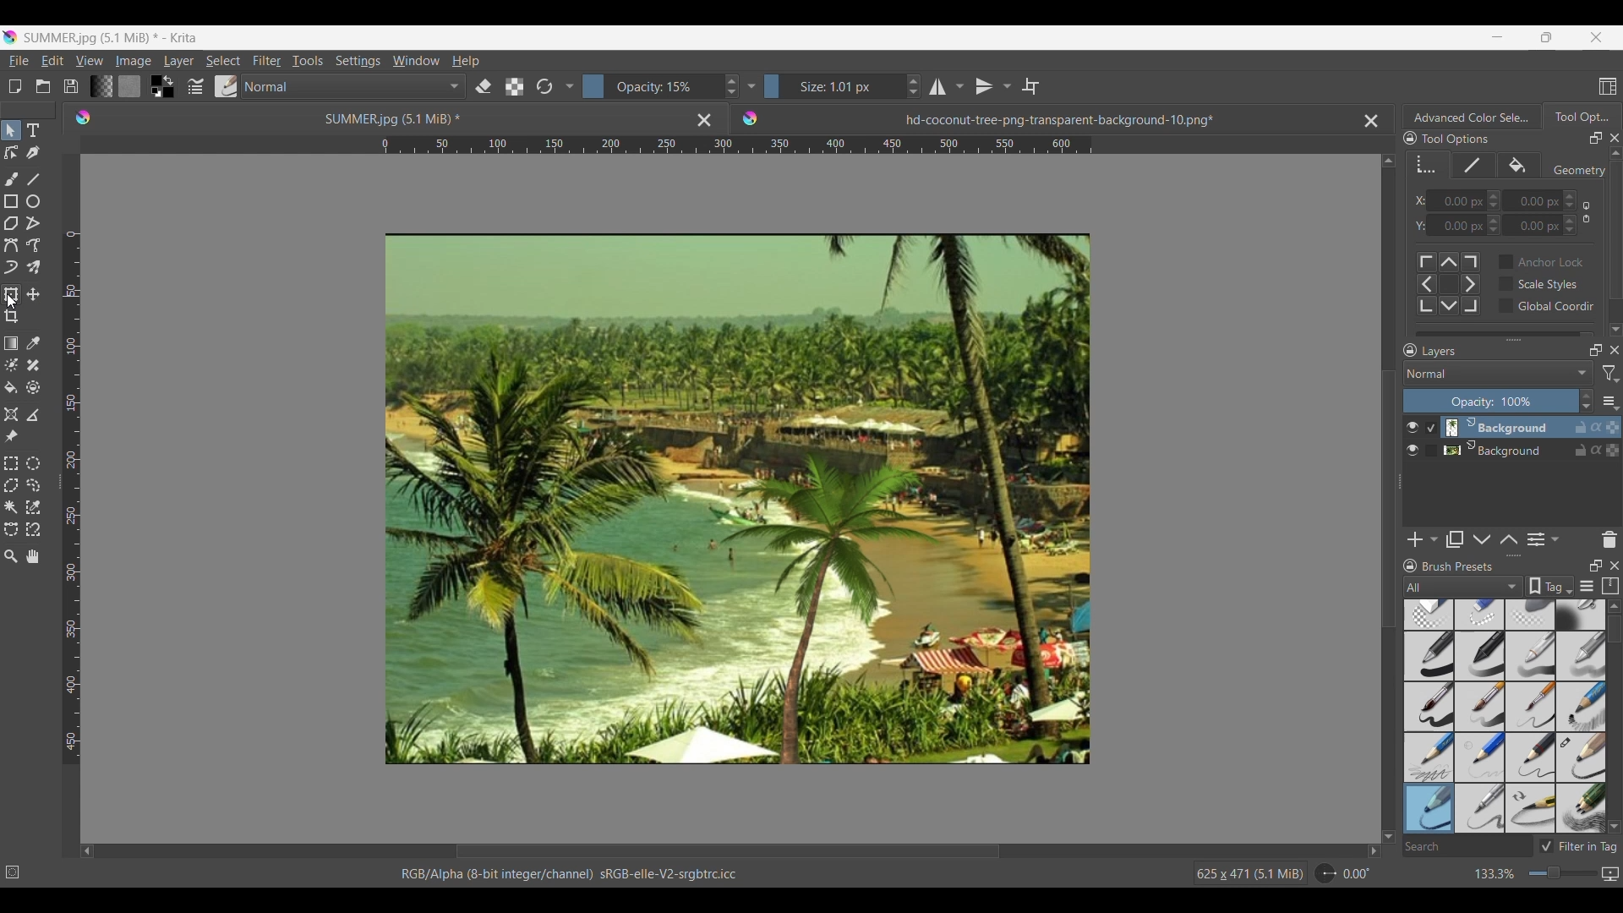 This screenshot has height=913, width=1623. What do you see at coordinates (33, 222) in the screenshot?
I see `Polyline tool` at bounding box center [33, 222].